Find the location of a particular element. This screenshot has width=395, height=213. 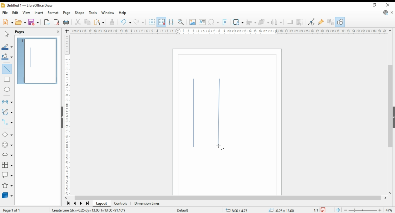

symbol shapes is located at coordinates (8, 145).